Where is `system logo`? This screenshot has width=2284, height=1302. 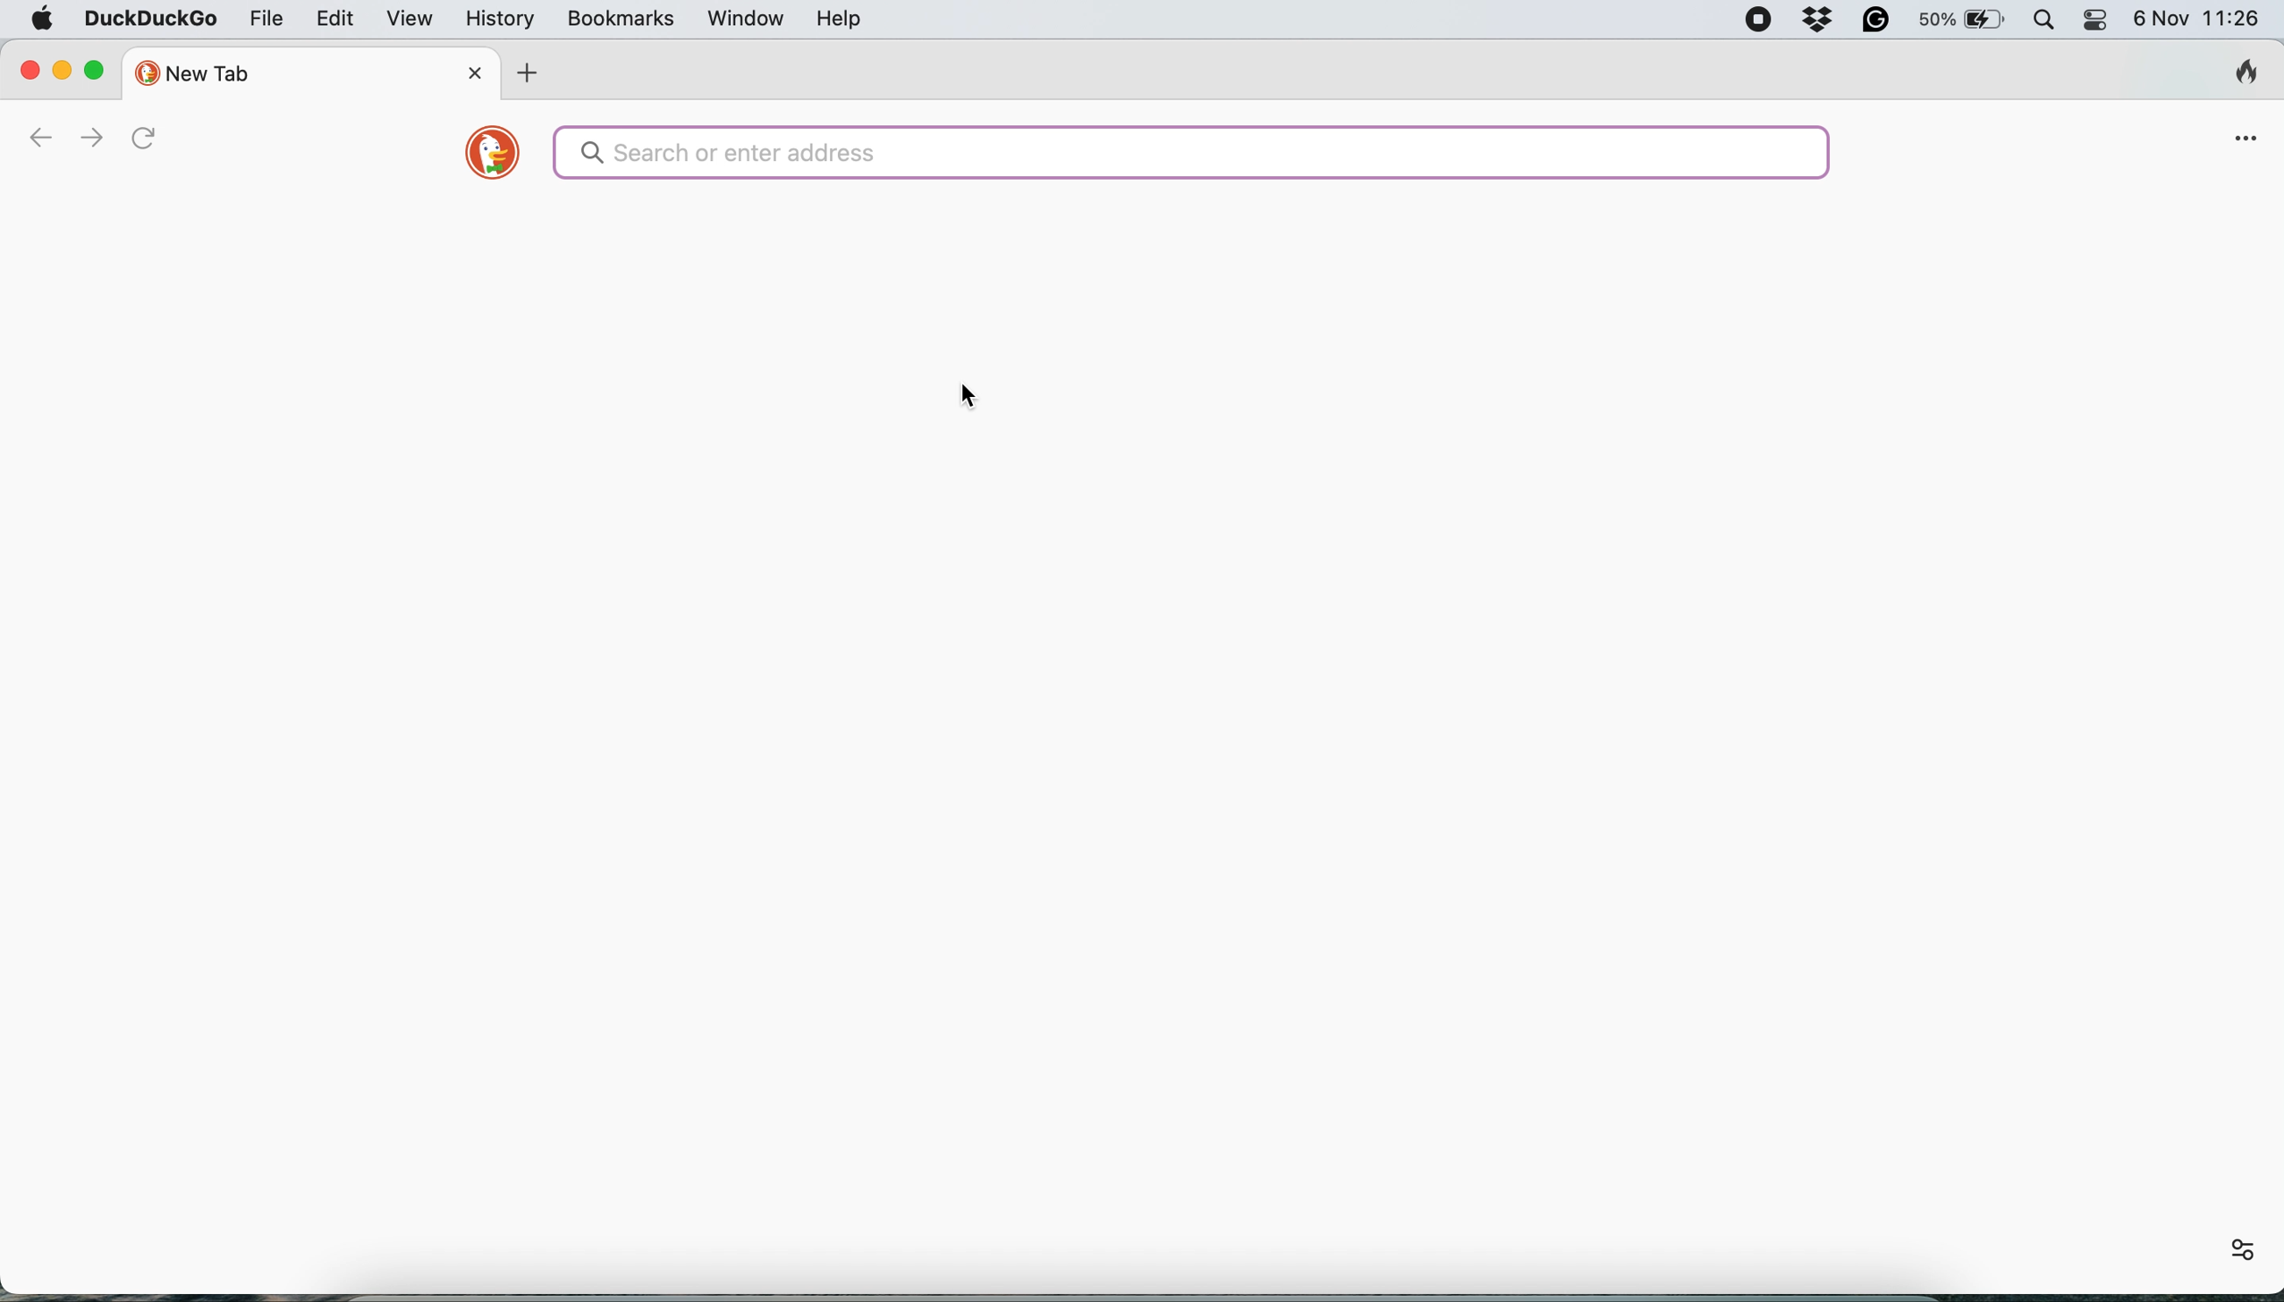 system logo is located at coordinates (45, 21).